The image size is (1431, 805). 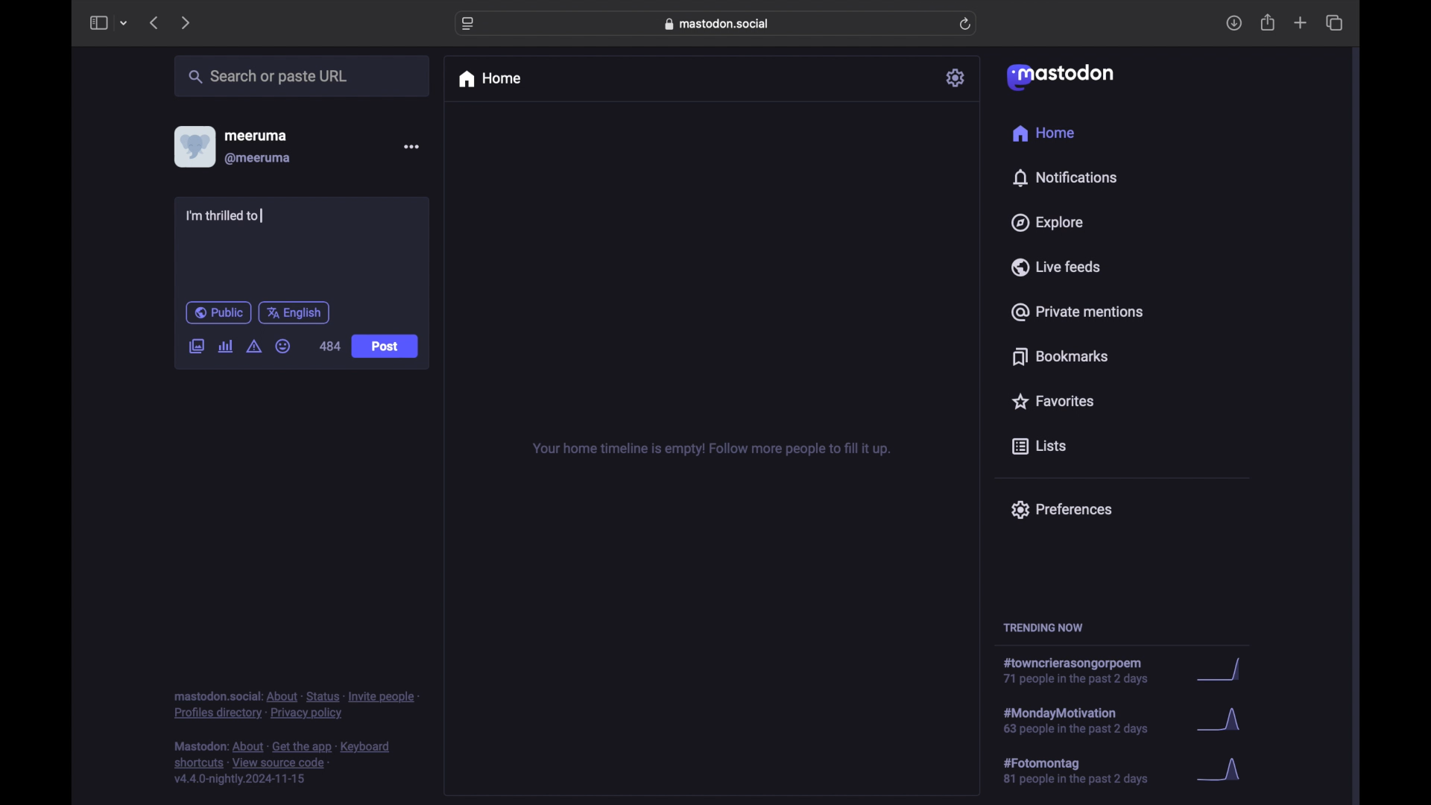 What do you see at coordinates (282, 346) in the screenshot?
I see `emoji` at bounding box center [282, 346].